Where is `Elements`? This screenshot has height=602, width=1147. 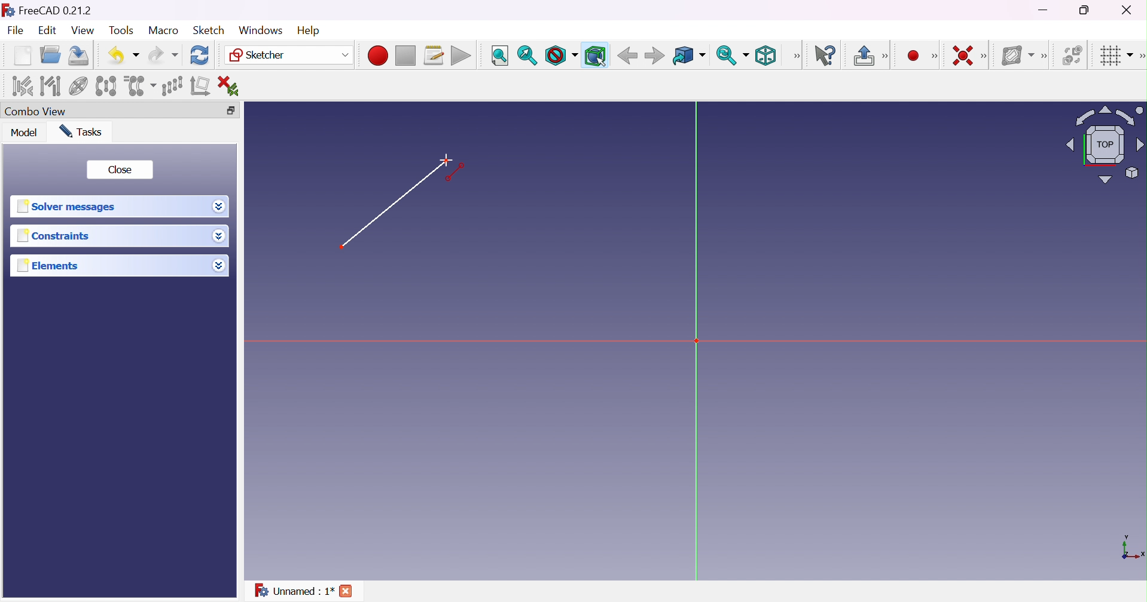 Elements is located at coordinates (54, 266).